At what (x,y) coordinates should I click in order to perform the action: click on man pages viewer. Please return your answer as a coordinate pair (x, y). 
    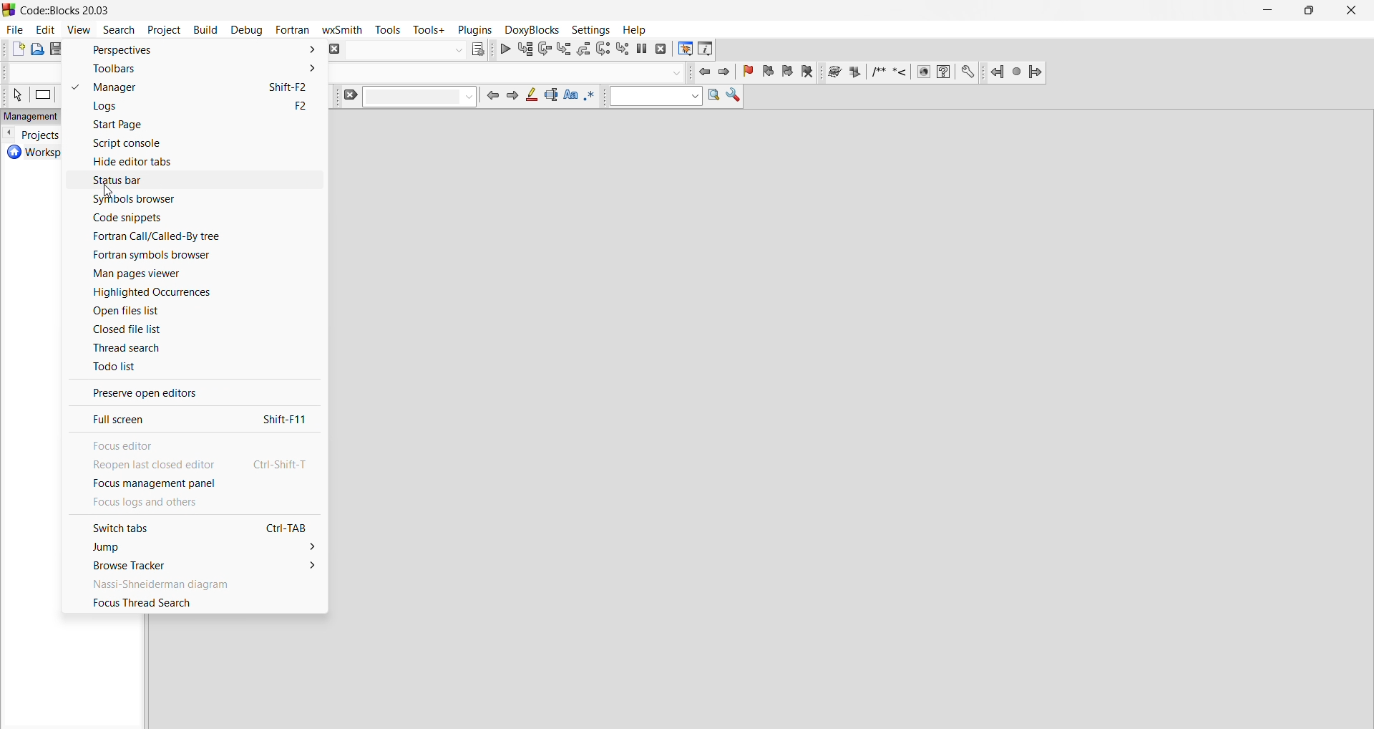
    Looking at the image, I should click on (194, 274).